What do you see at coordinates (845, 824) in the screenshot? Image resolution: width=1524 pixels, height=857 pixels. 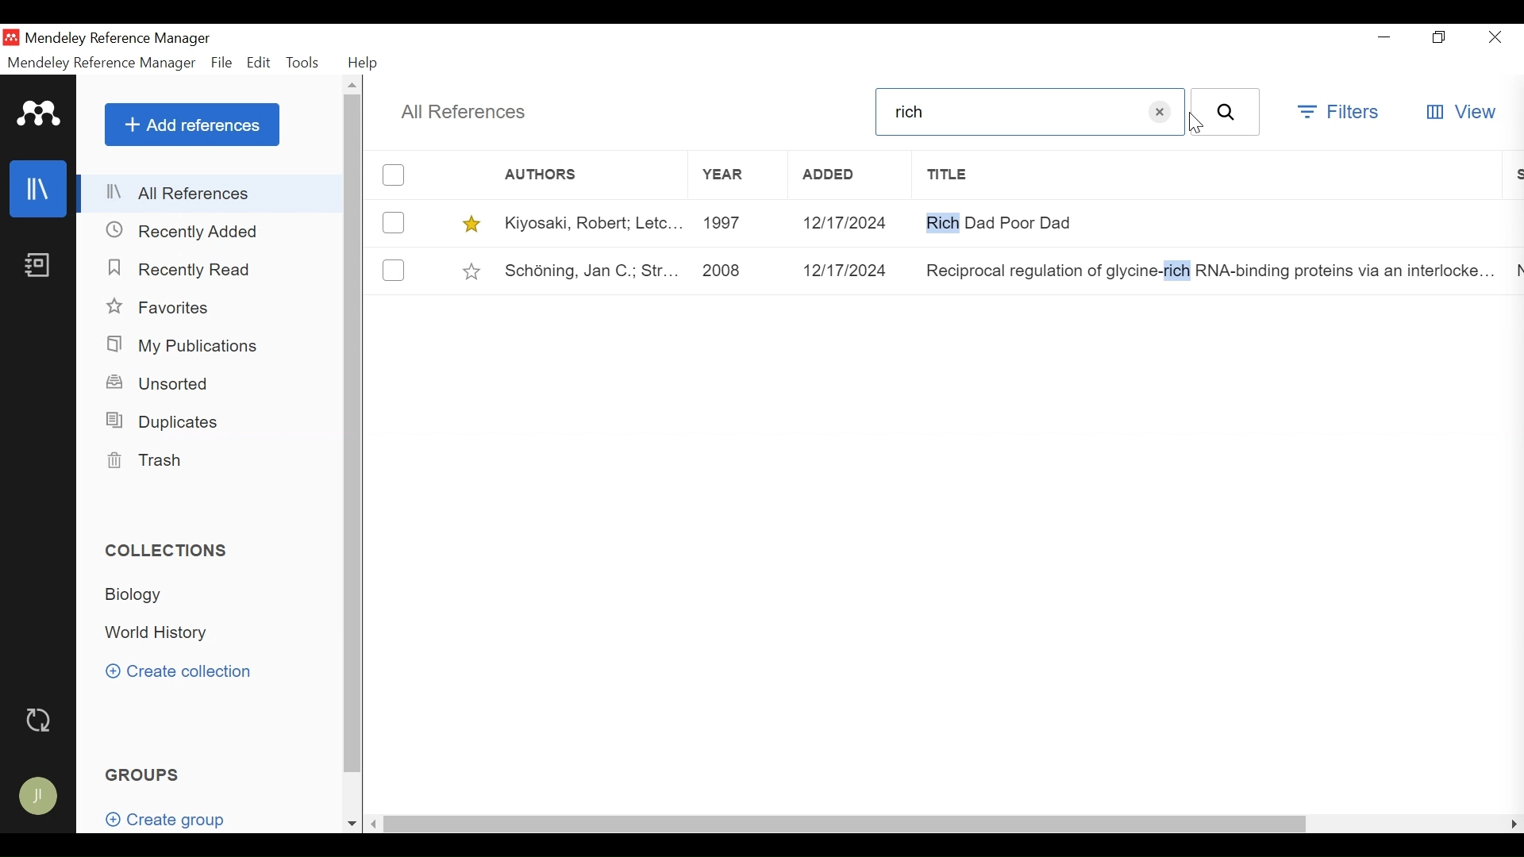 I see `Horizontal Scroll bar` at bounding box center [845, 824].